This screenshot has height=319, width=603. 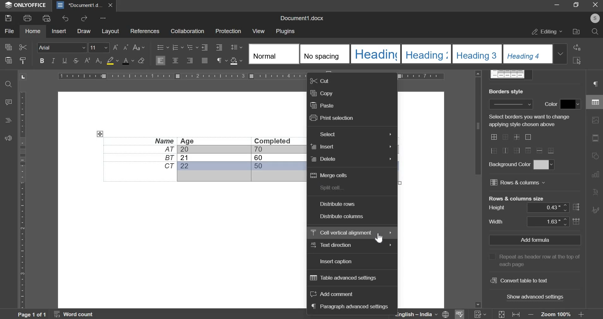 What do you see at coordinates (532, 260) in the screenshot?
I see `Repeat as header row at the top of each page` at bounding box center [532, 260].